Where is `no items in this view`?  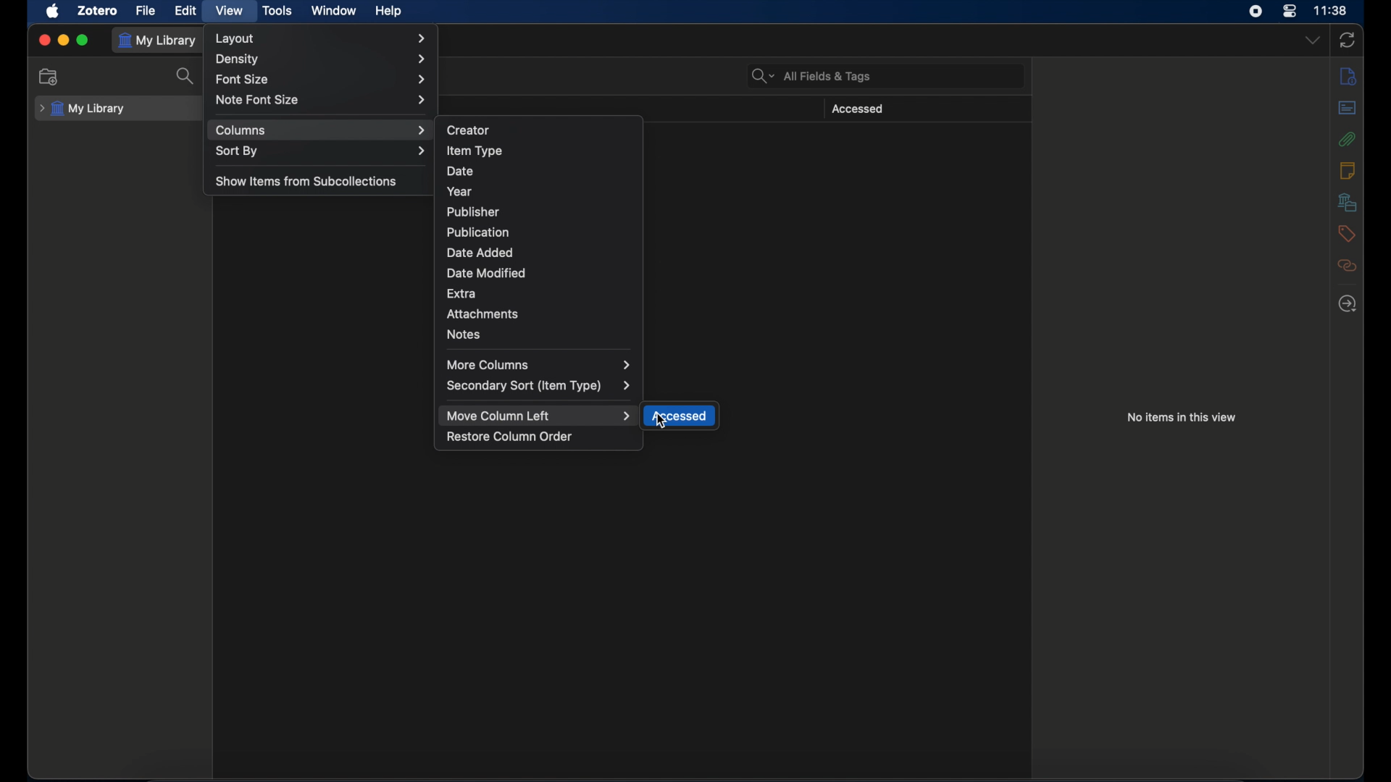
no items in this view is located at coordinates (1182, 417).